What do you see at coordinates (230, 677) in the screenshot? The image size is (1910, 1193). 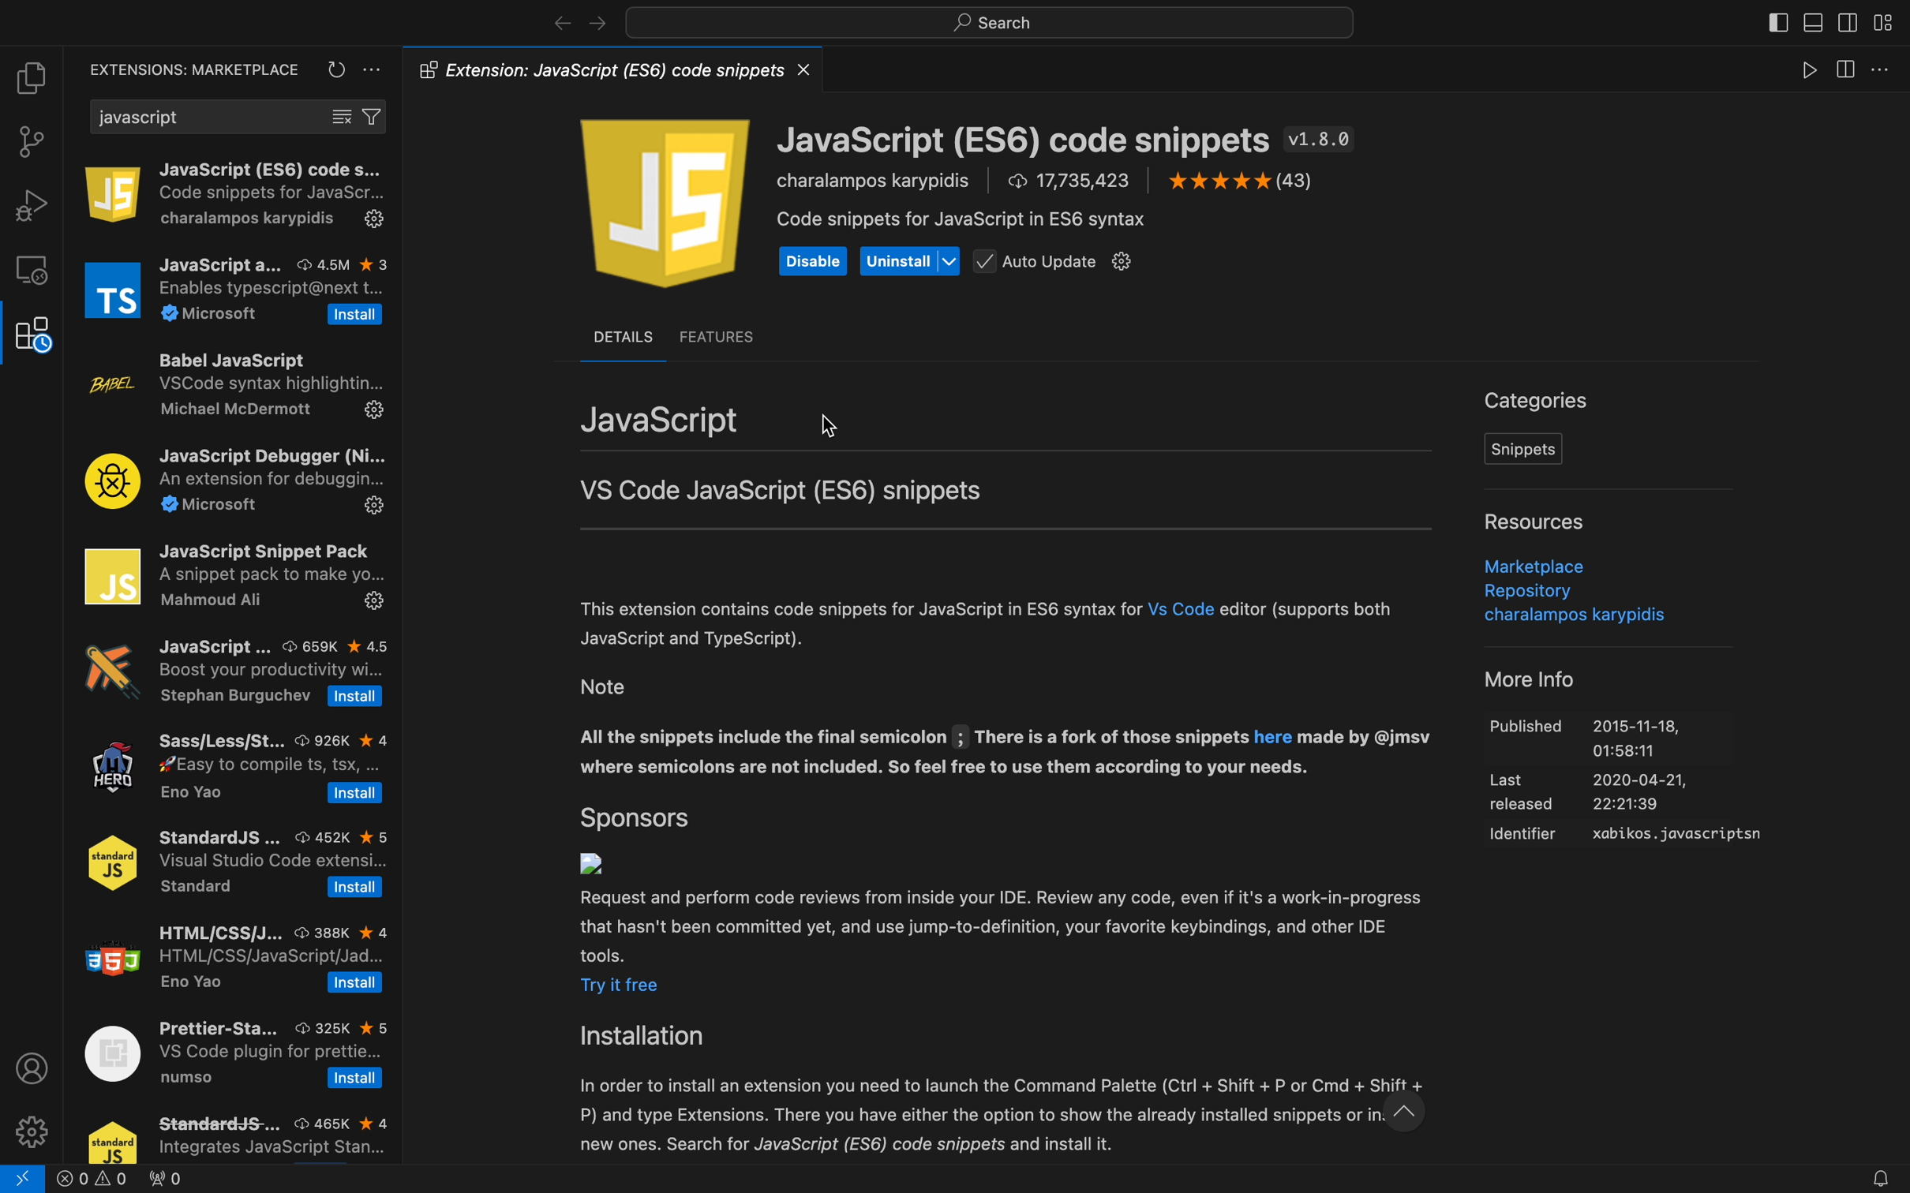 I see `JavaScript ... © 659K k 4.5
Boost your productivity wi...
Stephan Burguchev [Install` at bounding box center [230, 677].